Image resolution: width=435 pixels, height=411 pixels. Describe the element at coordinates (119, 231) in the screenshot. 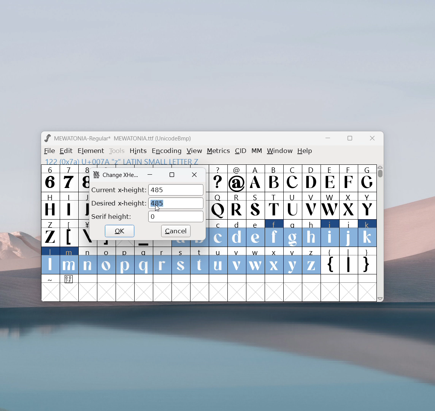

I see `ok` at that location.